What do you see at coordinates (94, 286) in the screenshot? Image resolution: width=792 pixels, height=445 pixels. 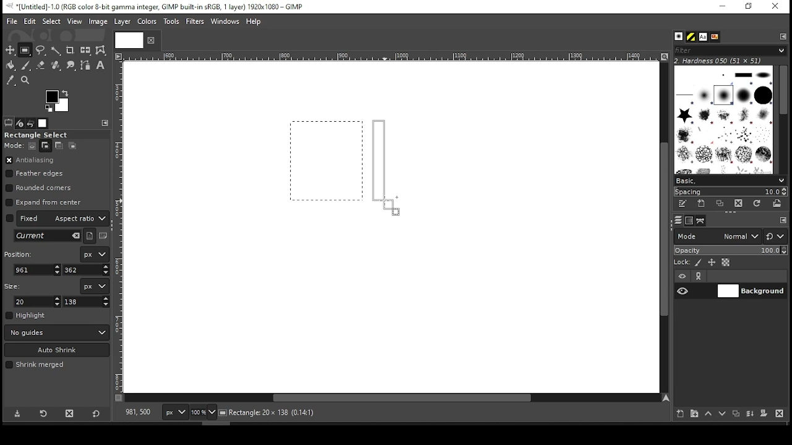 I see `units` at bounding box center [94, 286].